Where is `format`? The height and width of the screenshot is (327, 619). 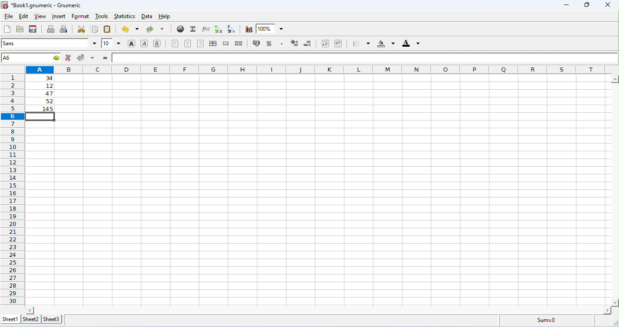 format is located at coordinates (80, 17).